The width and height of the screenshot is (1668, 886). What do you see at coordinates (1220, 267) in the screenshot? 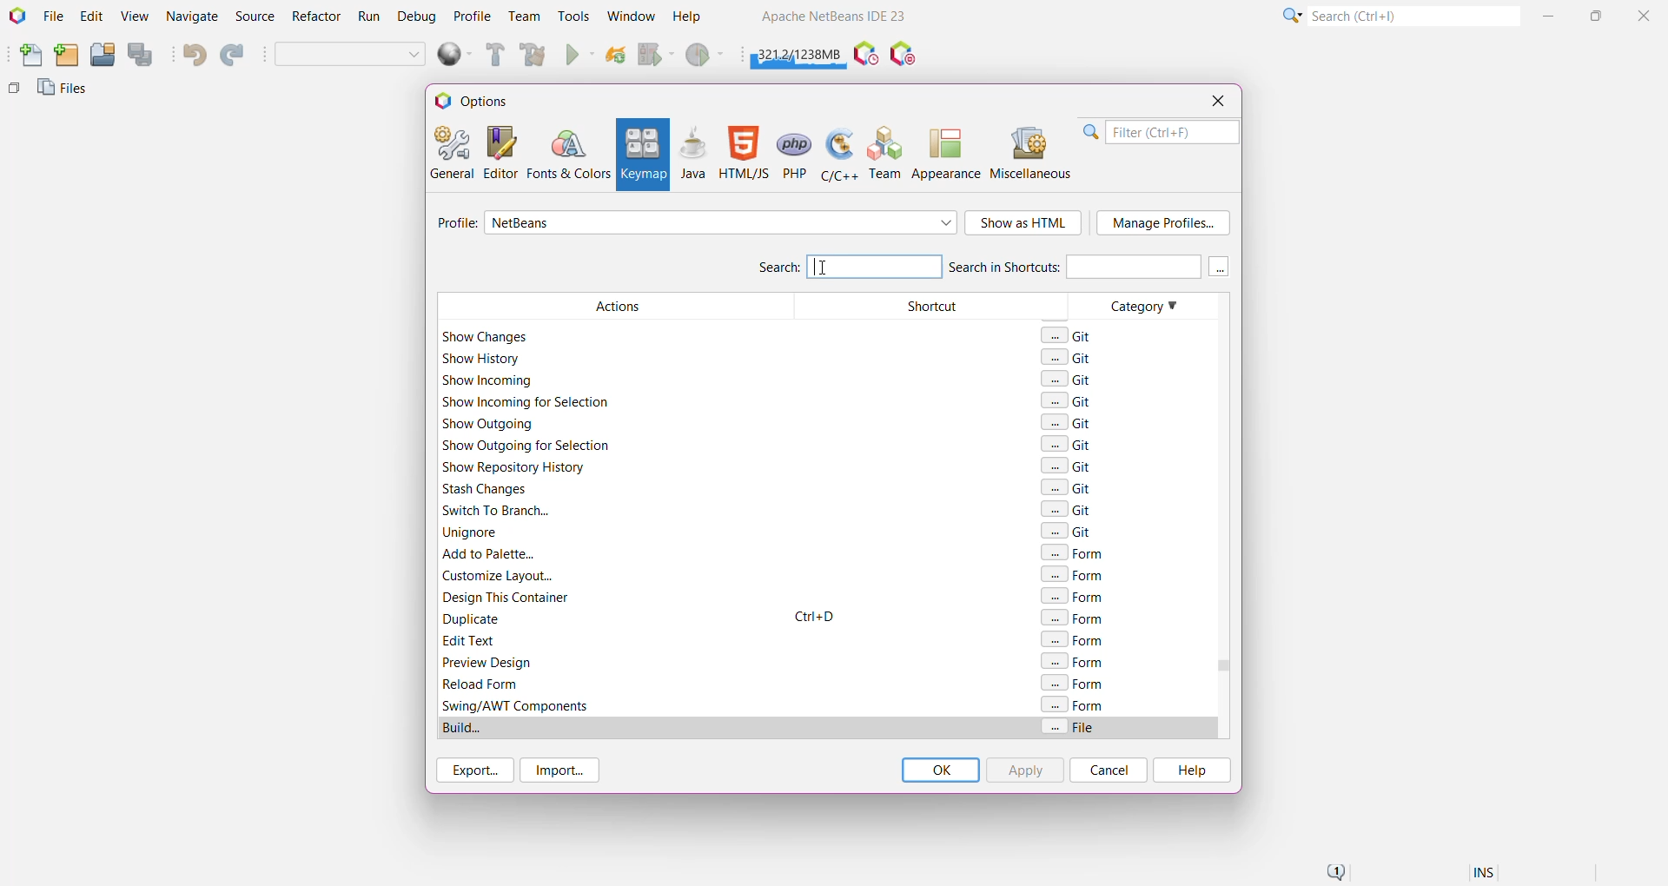
I see `More keys` at bounding box center [1220, 267].